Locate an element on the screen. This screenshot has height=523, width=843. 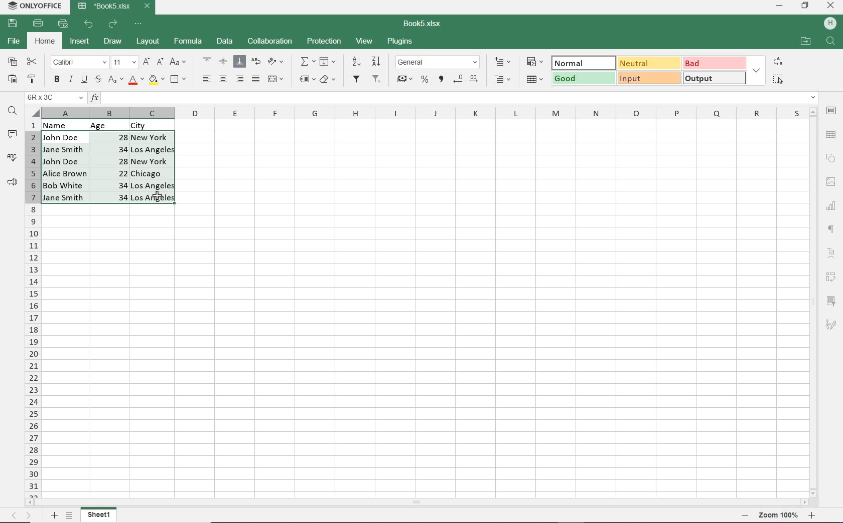
BAD is located at coordinates (713, 63).